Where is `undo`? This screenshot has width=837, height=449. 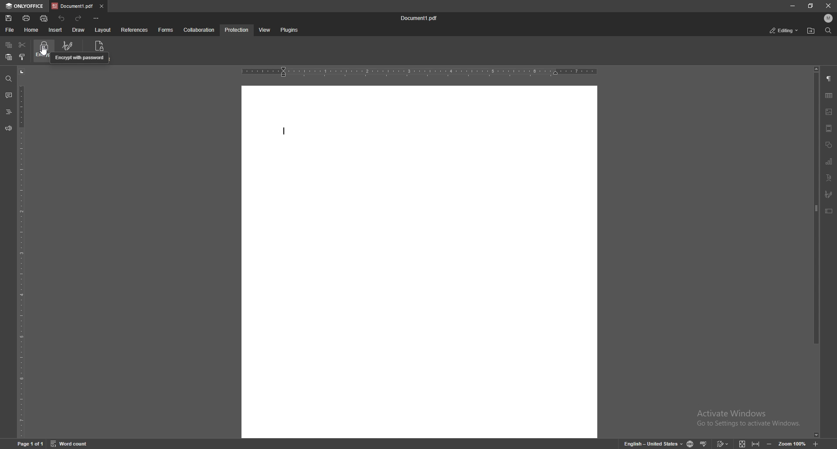
undo is located at coordinates (62, 19).